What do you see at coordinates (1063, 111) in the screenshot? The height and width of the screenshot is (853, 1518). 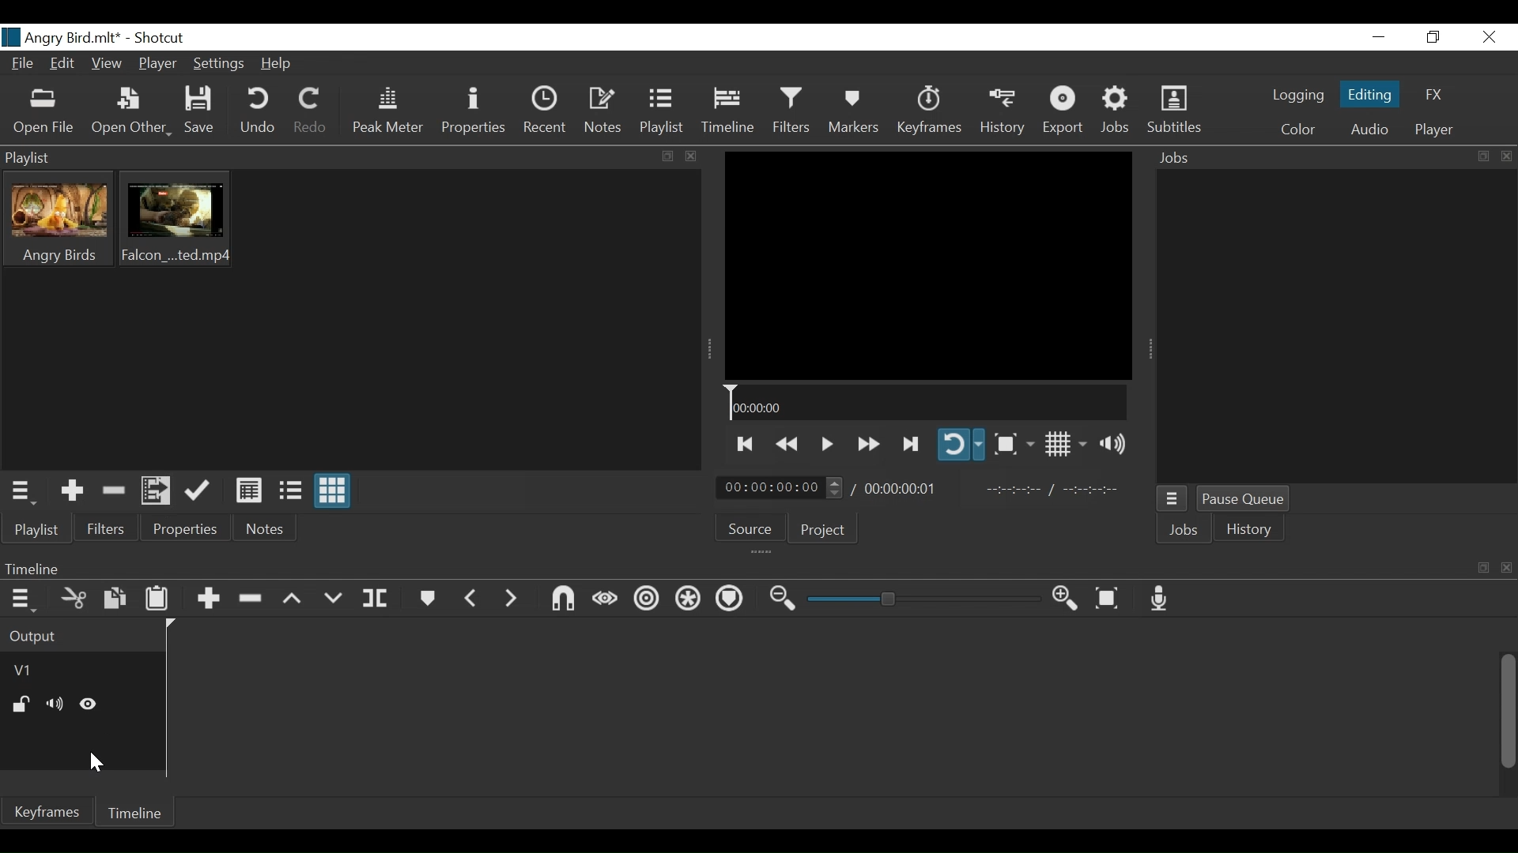 I see `Export` at bounding box center [1063, 111].